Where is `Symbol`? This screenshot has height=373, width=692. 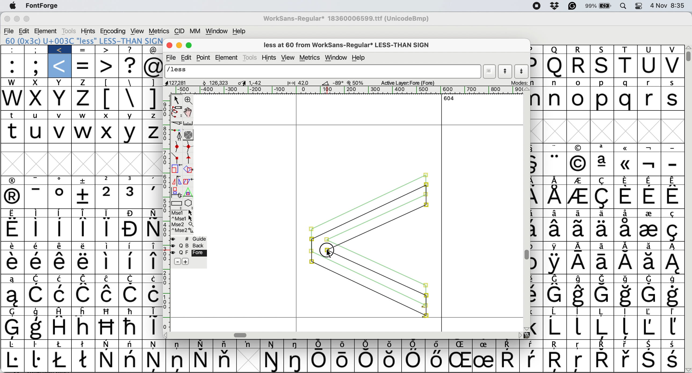
Symbol is located at coordinates (84, 311).